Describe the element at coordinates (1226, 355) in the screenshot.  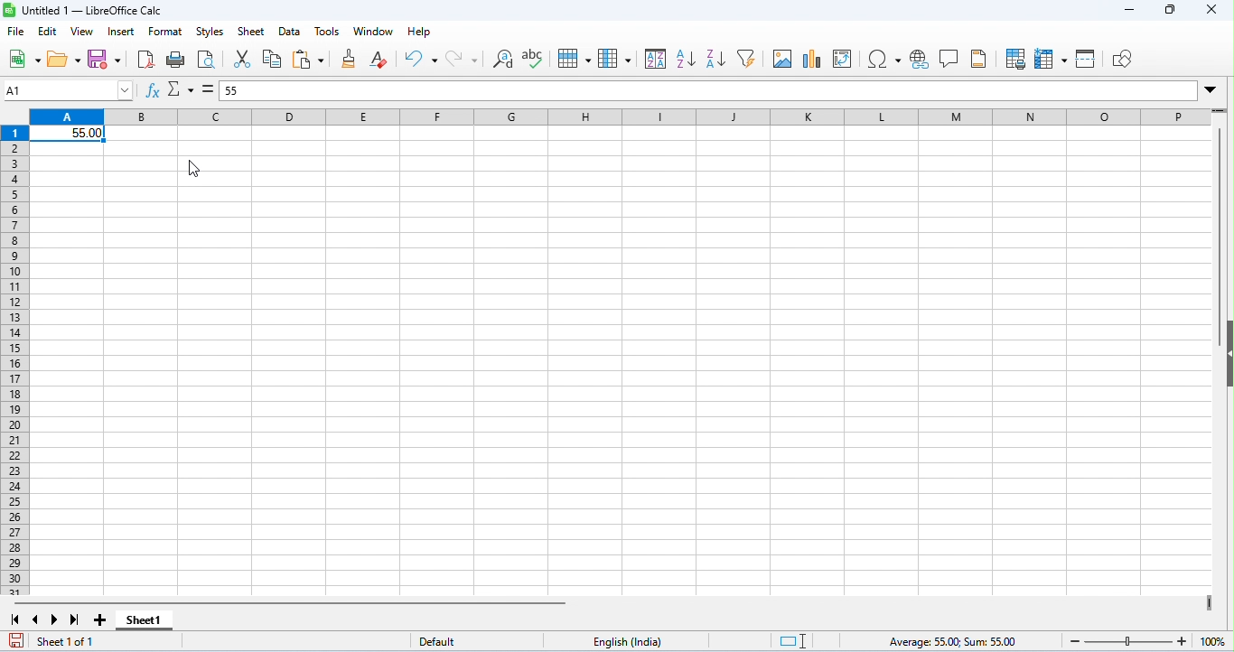
I see `hide` at that location.